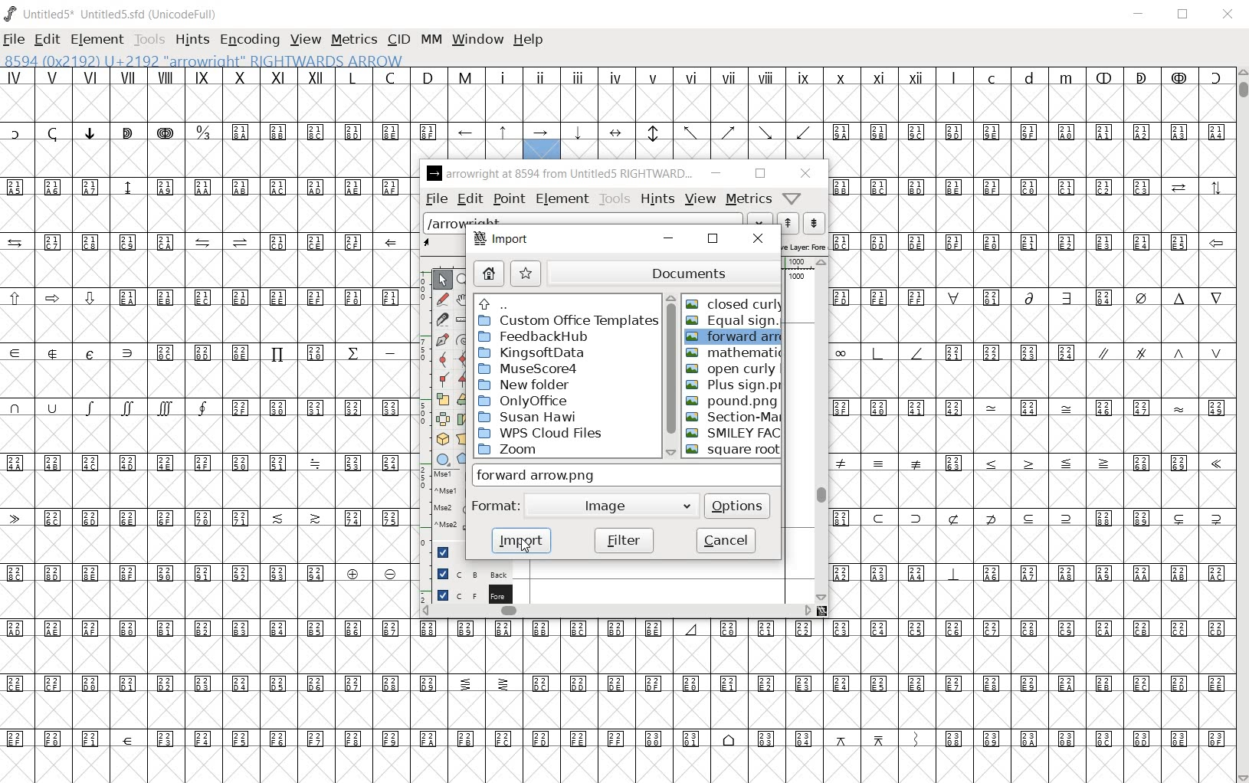 The height and width of the screenshot is (783, 1249). I want to click on HELP, so click(532, 41).